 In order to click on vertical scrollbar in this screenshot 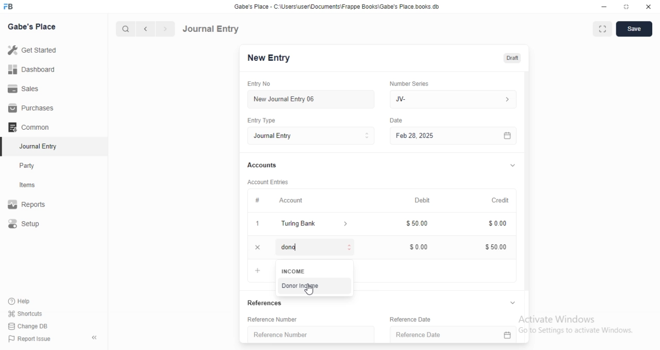, I will do `click(527, 180)`.